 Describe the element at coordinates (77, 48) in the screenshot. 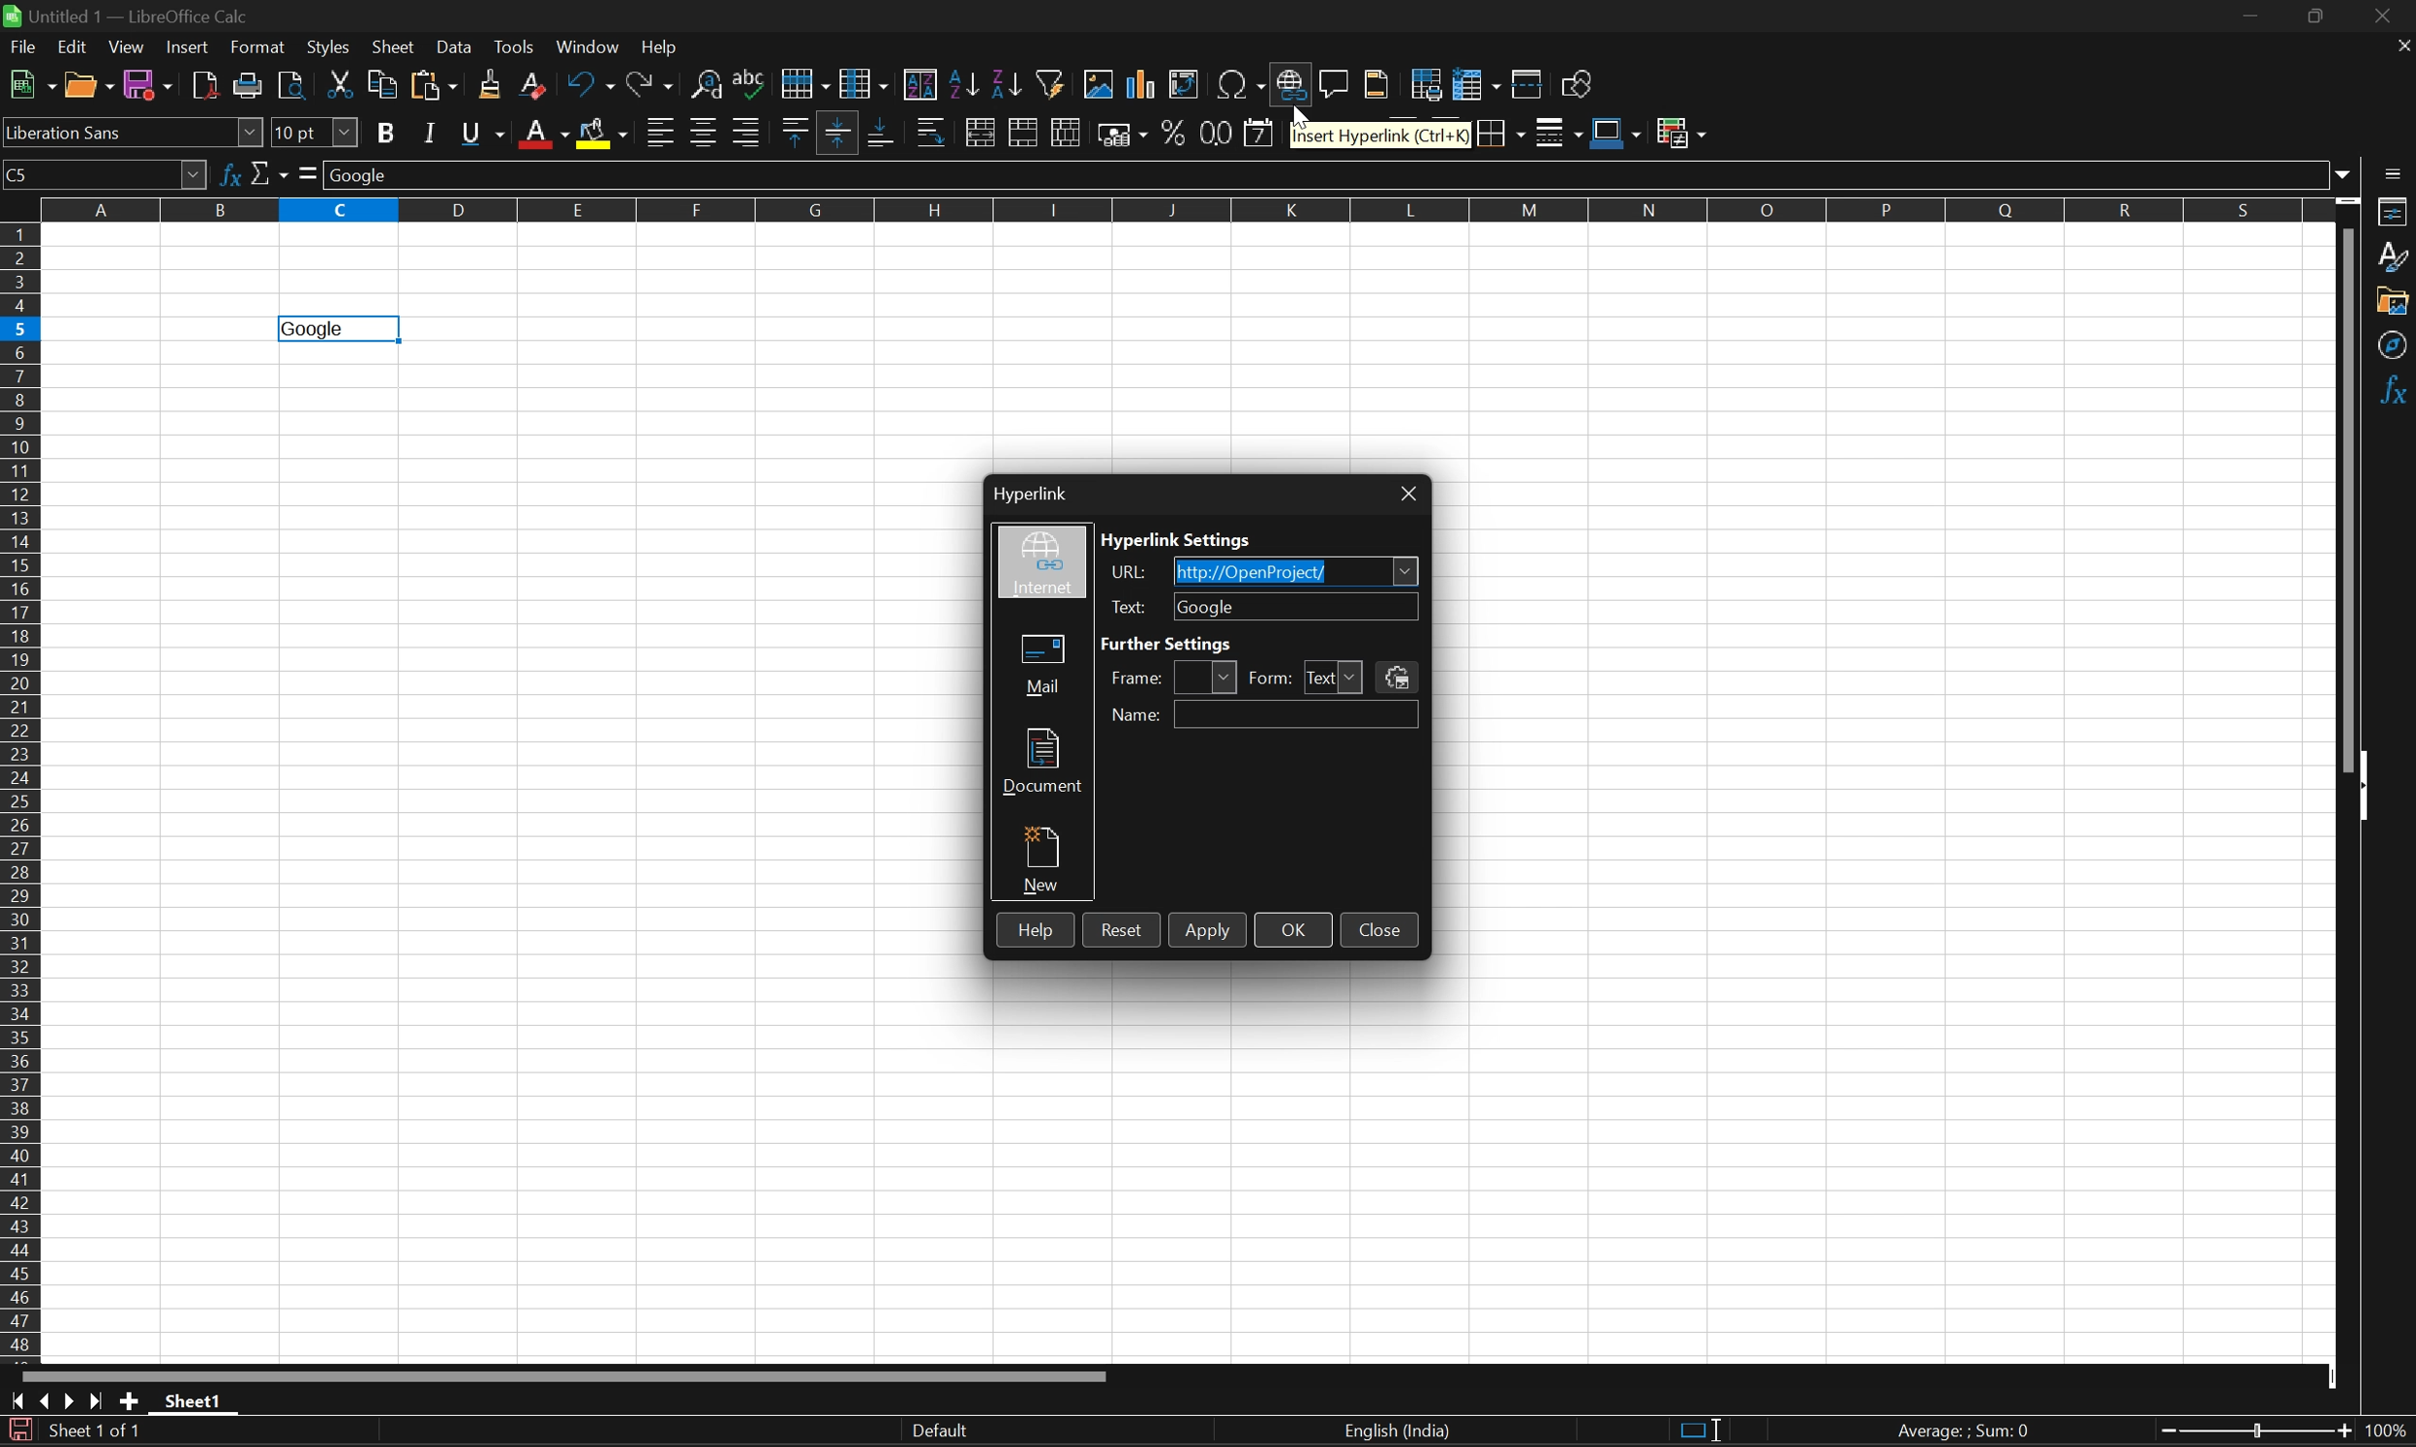

I see `Edit` at that location.